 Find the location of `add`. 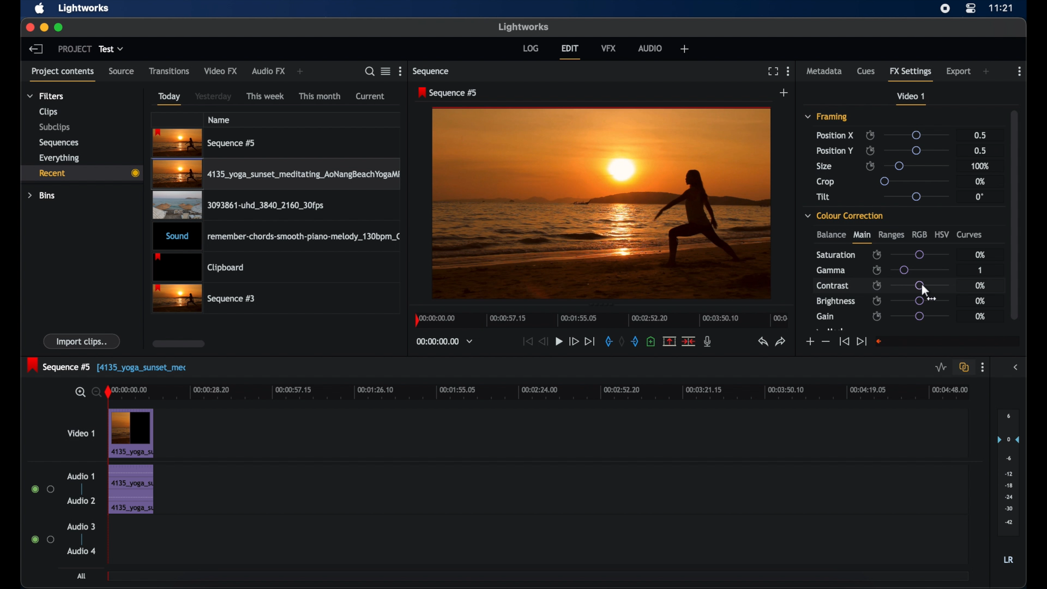

add is located at coordinates (685, 49).